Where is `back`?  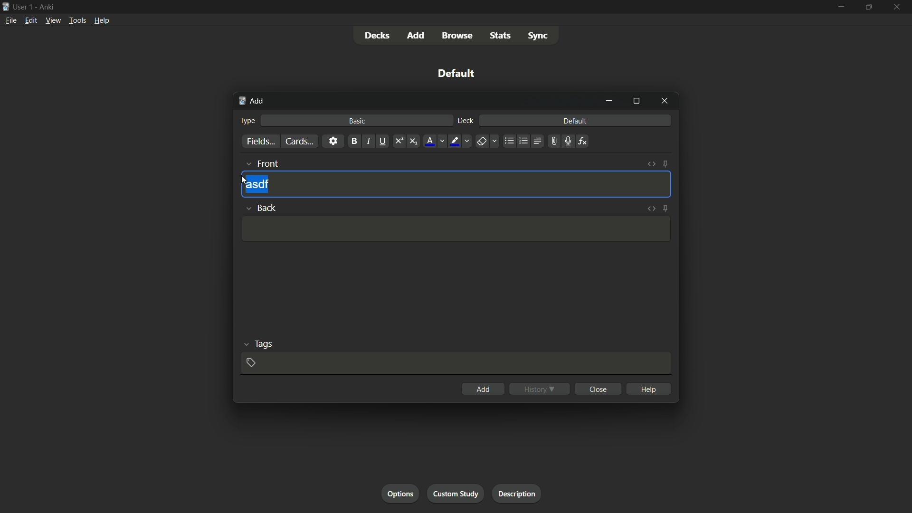
back is located at coordinates (260, 207).